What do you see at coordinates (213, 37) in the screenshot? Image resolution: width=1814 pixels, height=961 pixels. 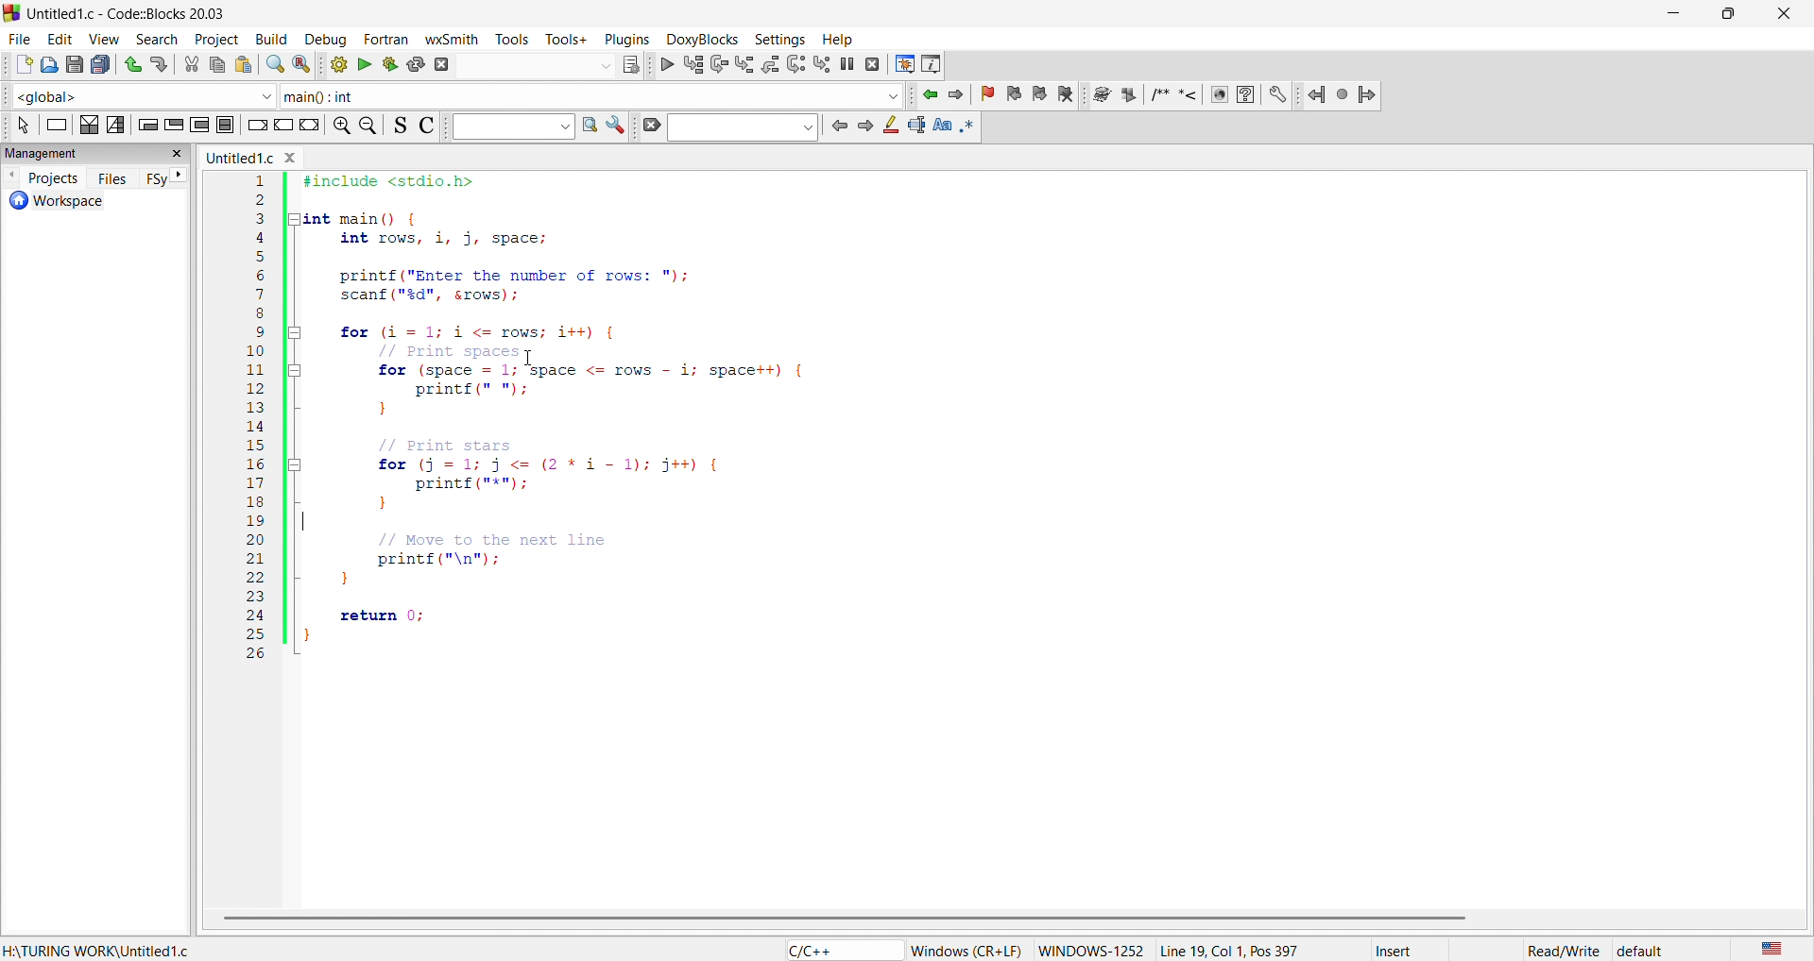 I see `project` at bounding box center [213, 37].